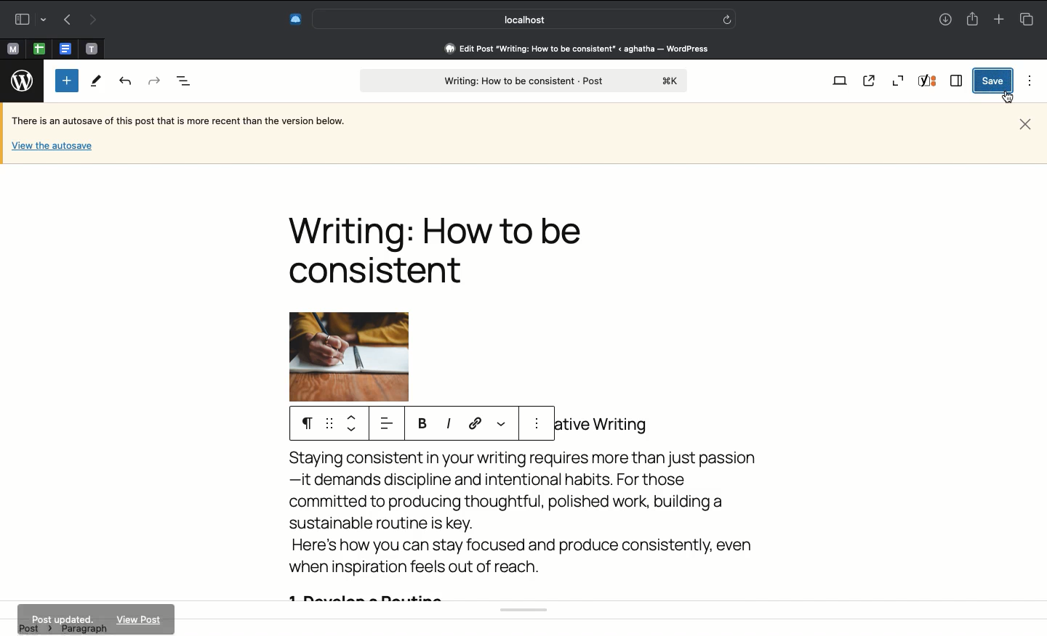 This screenshot has width=1047, height=636. What do you see at coordinates (929, 82) in the screenshot?
I see `Yoast` at bounding box center [929, 82].